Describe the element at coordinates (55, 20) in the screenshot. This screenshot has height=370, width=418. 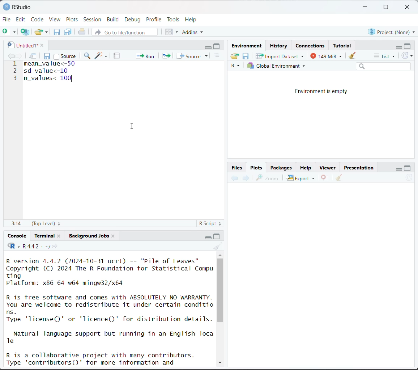
I see `View` at that location.